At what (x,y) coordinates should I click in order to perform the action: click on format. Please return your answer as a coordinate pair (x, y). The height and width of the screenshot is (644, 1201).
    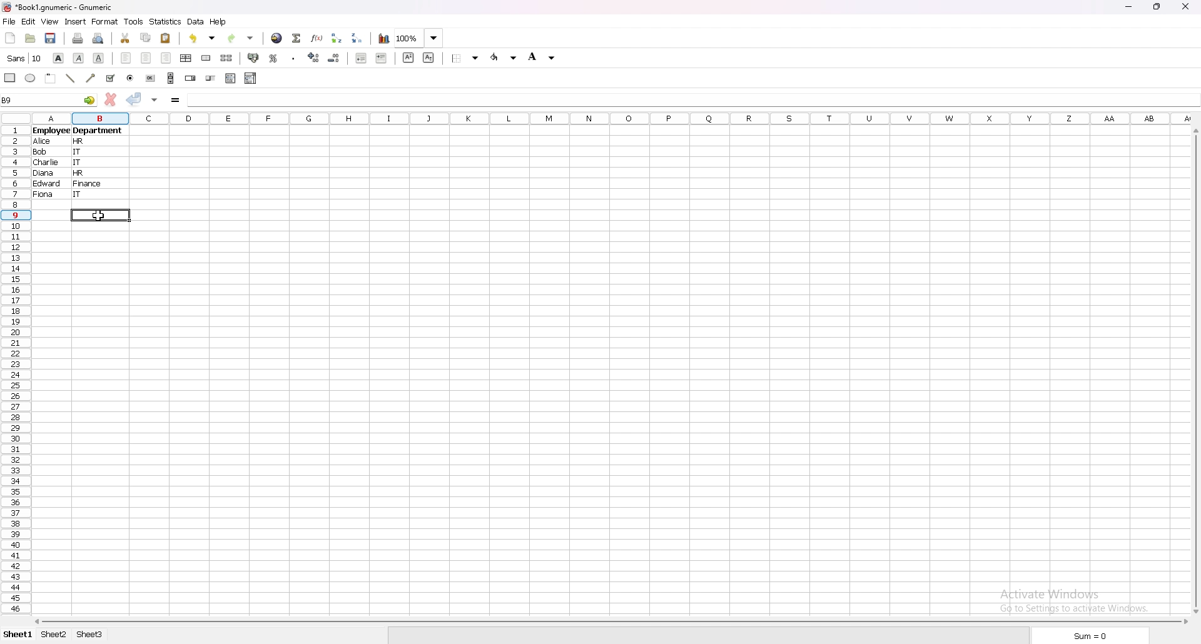
    Looking at the image, I should click on (105, 22).